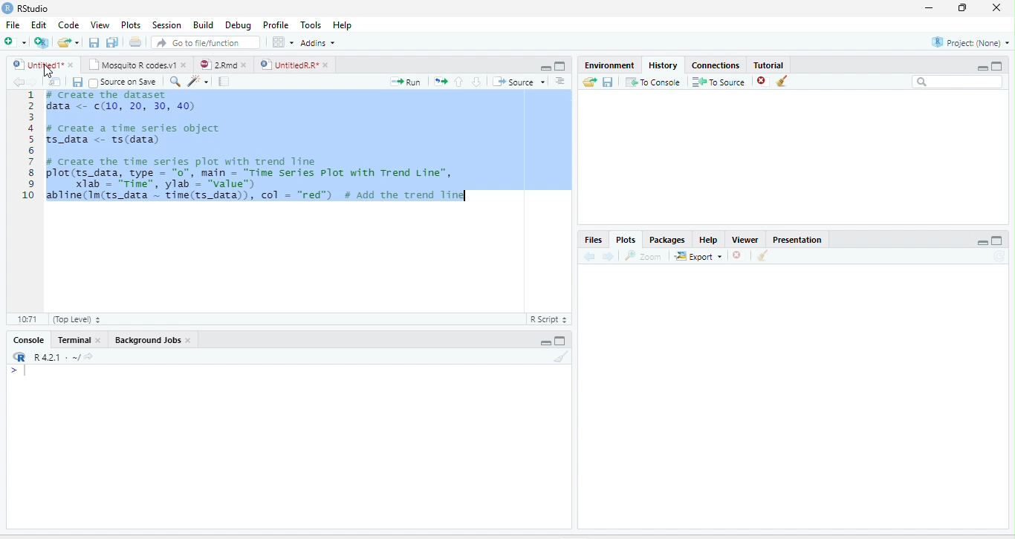 This screenshot has width=1015, height=539. I want to click on Build, so click(203, 24).